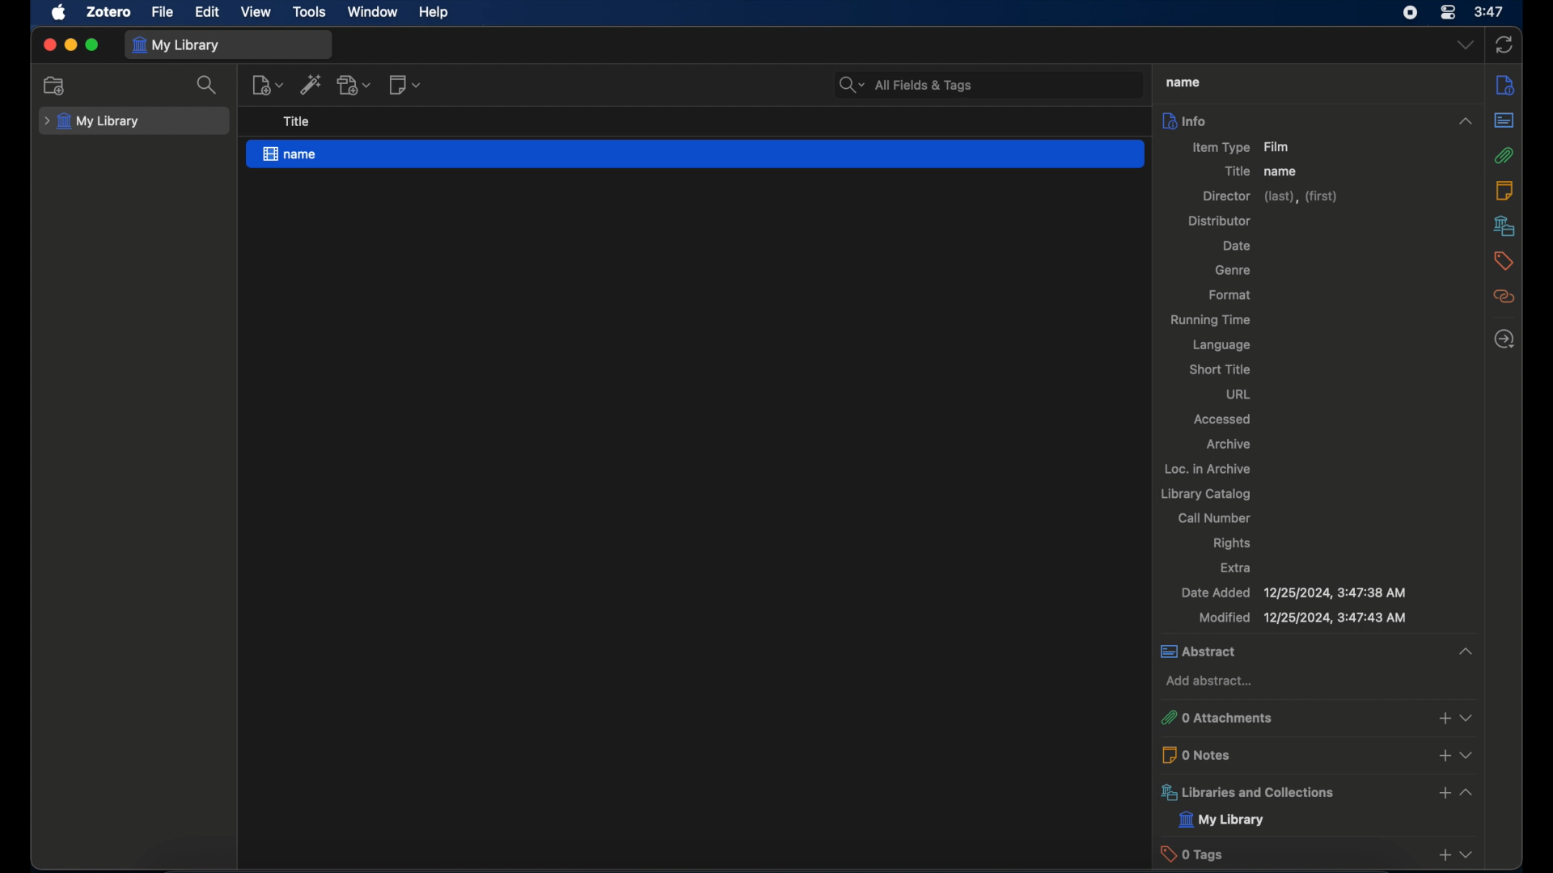  What do you see at coordinates (1220, 221) in the screenshot?
I see `distributor` at bounding box center [1220, 221].